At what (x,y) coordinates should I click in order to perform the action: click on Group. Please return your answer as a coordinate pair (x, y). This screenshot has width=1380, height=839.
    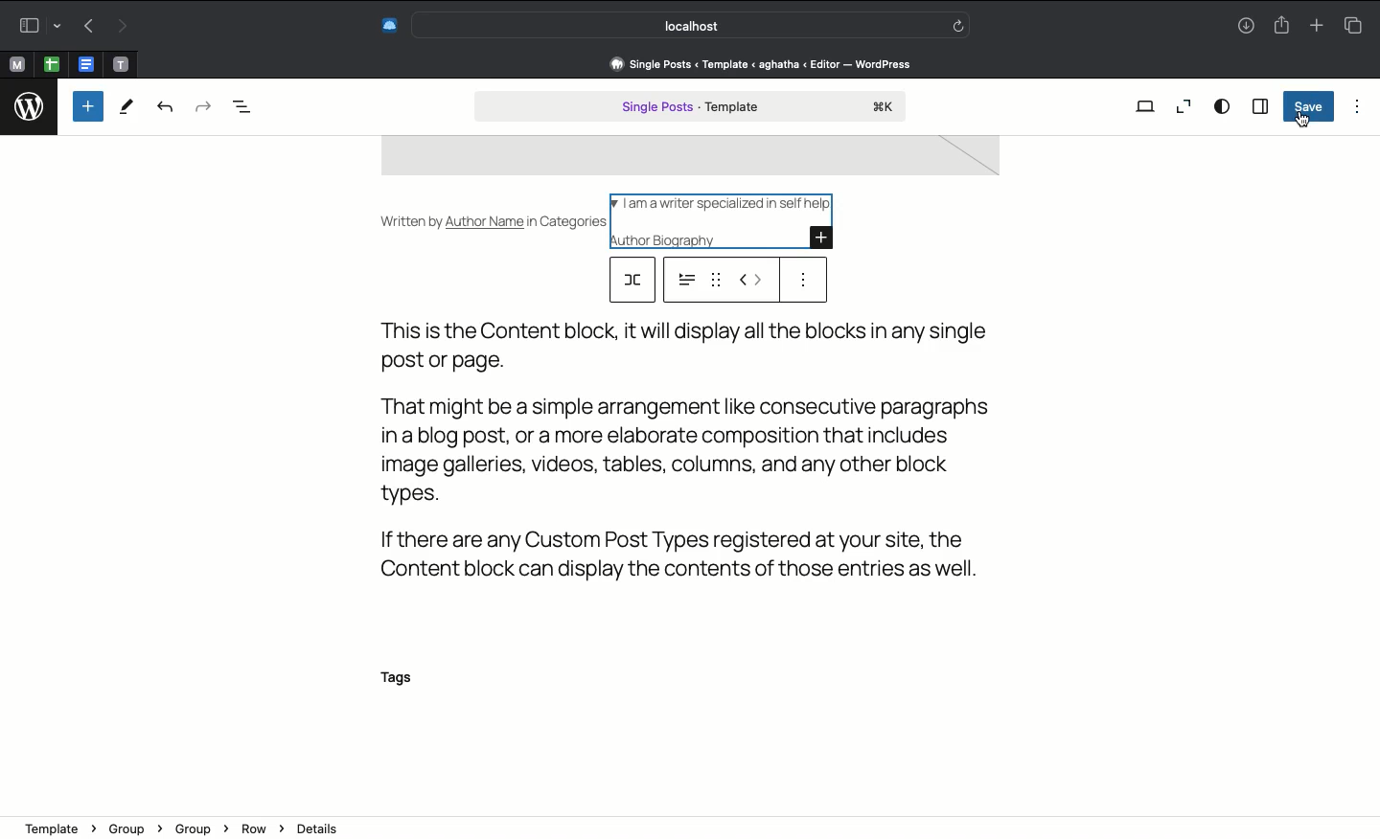
    Looking at the image, I should click on (132, 827).